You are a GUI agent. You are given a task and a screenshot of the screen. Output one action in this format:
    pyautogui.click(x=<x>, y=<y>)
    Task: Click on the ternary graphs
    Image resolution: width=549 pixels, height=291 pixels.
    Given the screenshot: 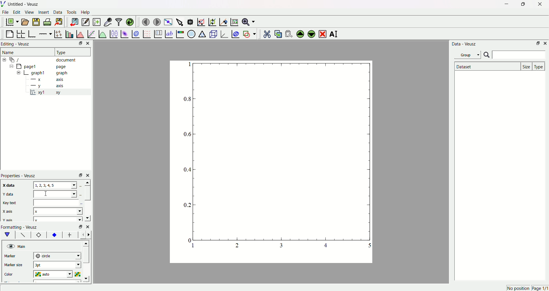 What is the action you would take?
    pyautogui.click(x=202, y=33)
    